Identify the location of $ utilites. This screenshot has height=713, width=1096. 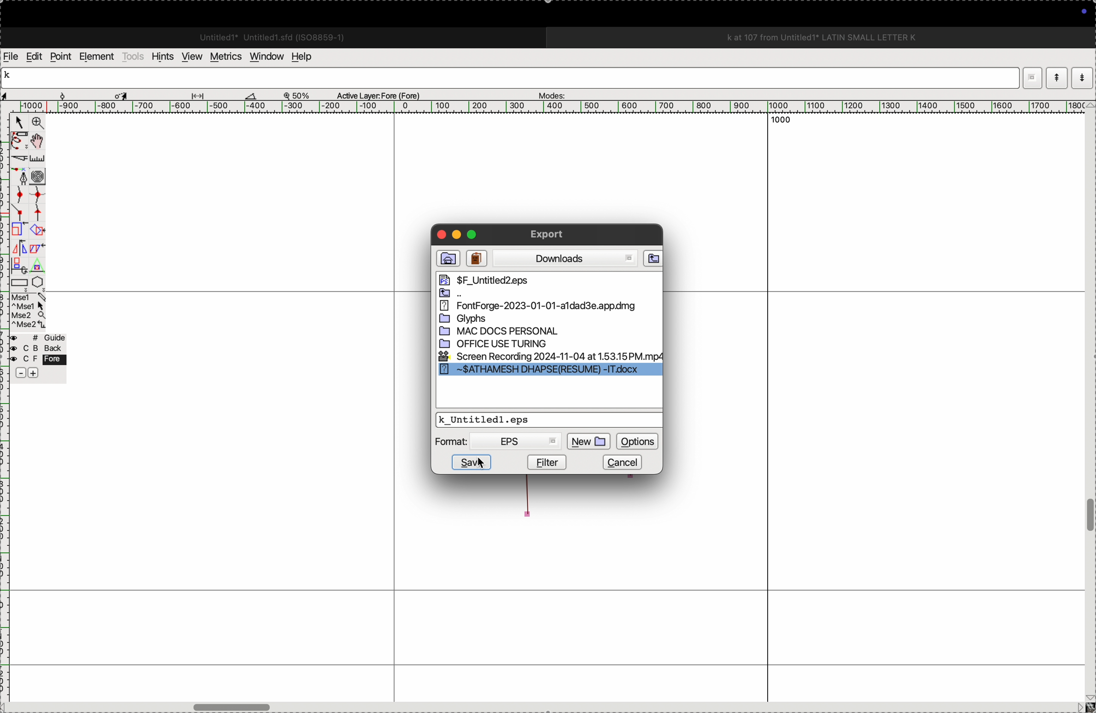
(513, 280).